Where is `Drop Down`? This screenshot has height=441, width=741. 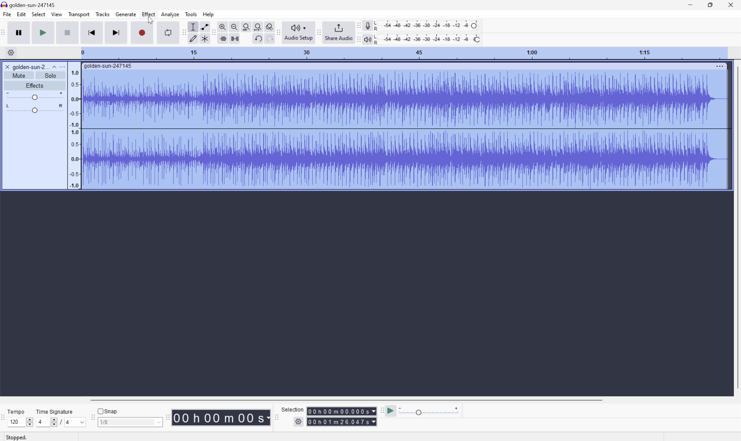 Drop Down is located at coordinates (53, 66).